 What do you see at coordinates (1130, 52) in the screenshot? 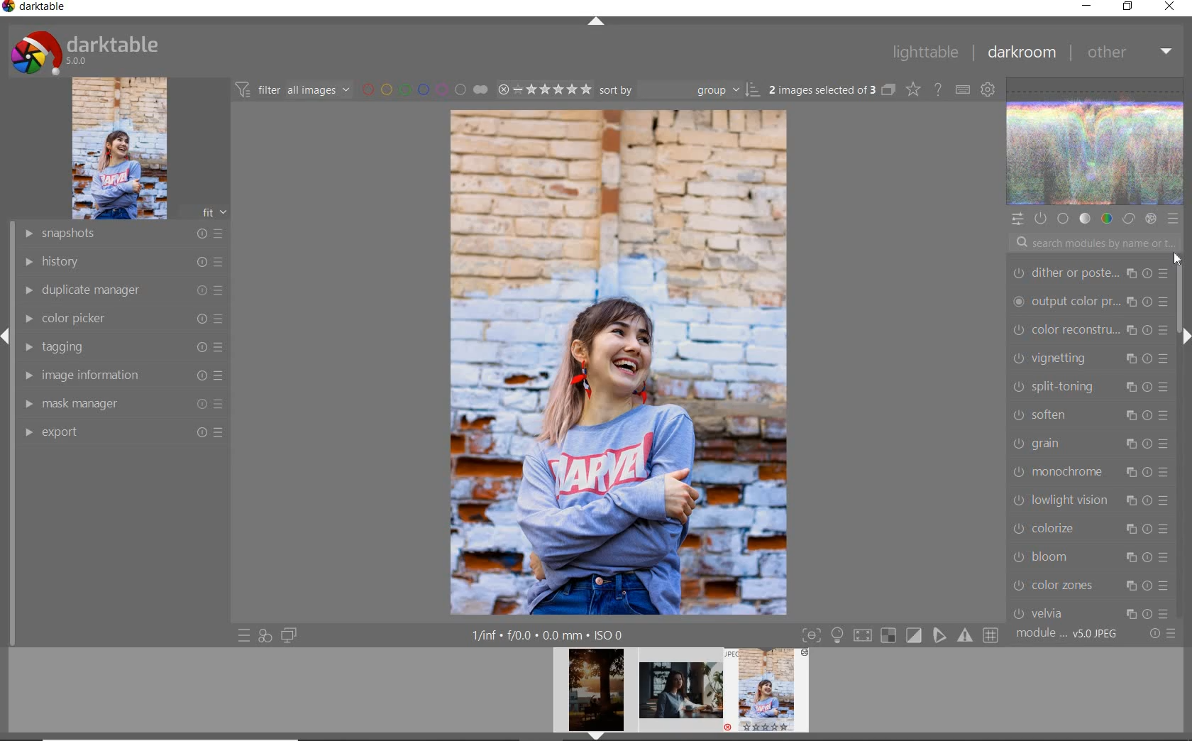
I see `OTHER` at bounding box center [1130, 52].